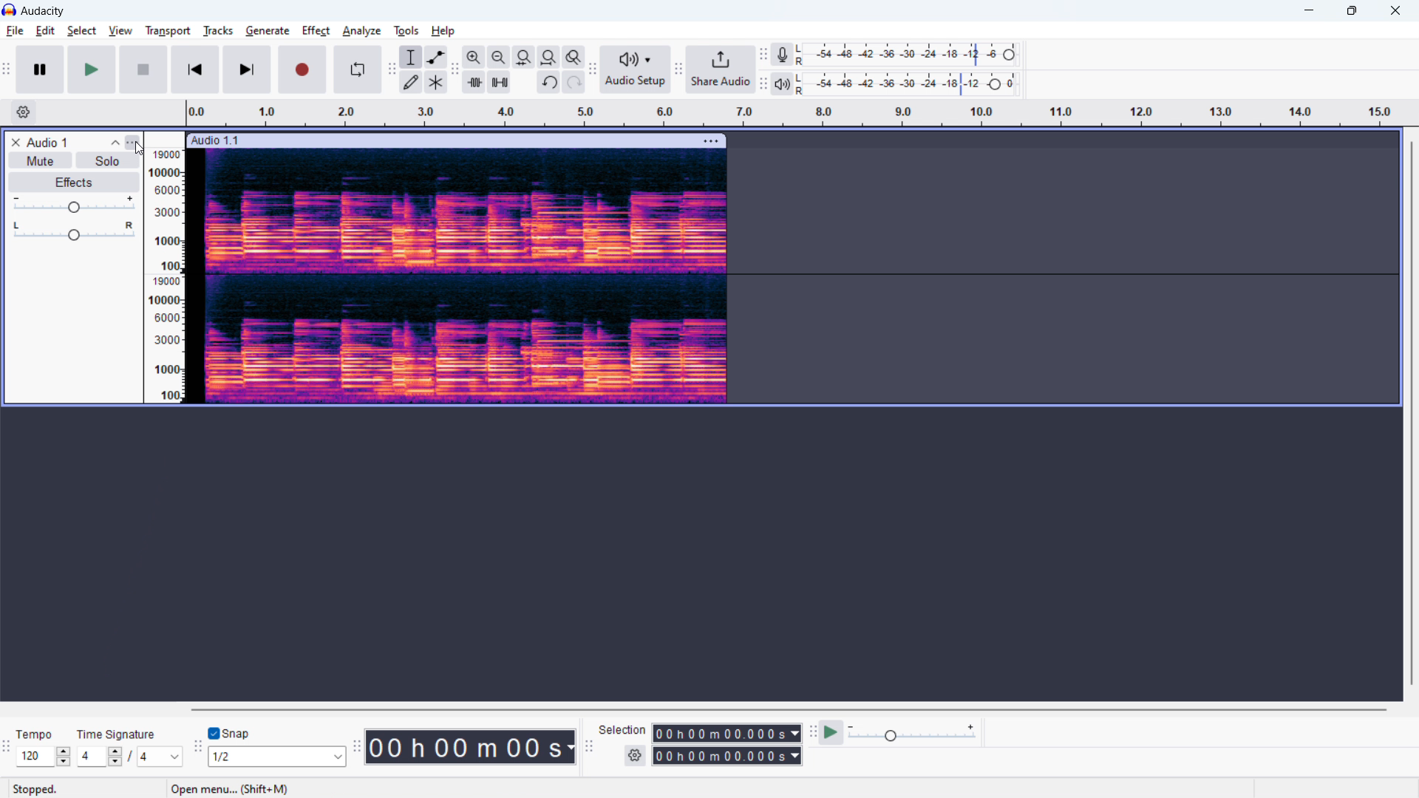 This screenshot has width=1419, height=798. What do you see at coordinates (277, 756) in the screenshot?
I see `select snapping` at bounding box center [277, 756].